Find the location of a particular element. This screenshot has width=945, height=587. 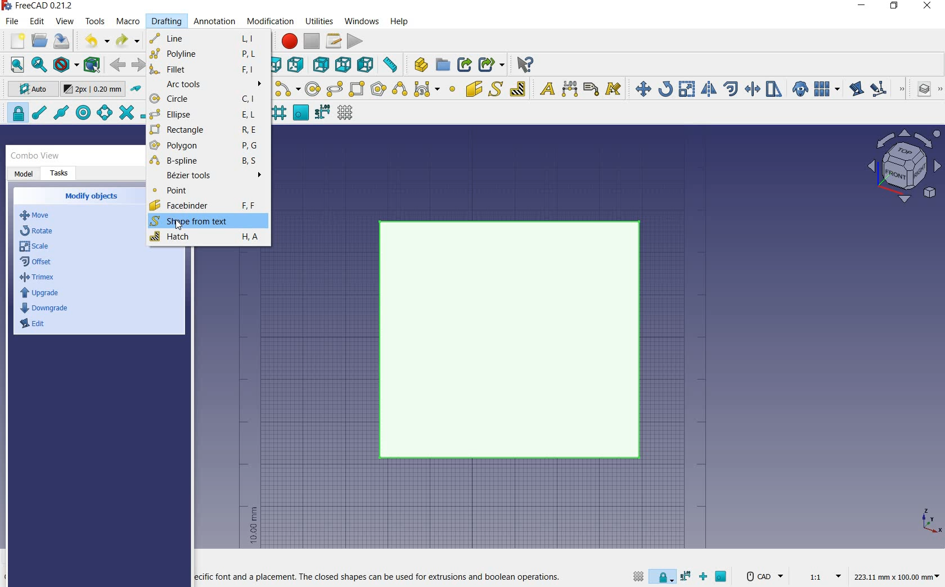

dimension is located at coordinates (899, 577).